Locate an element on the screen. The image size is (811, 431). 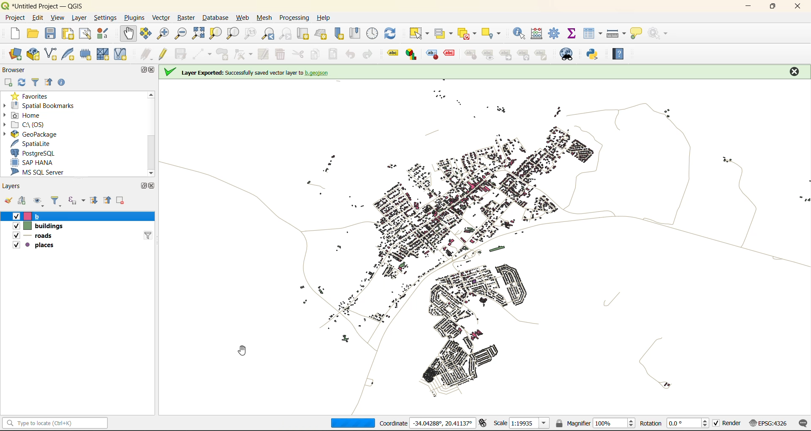
plugins is located at coordinates (137, 17).